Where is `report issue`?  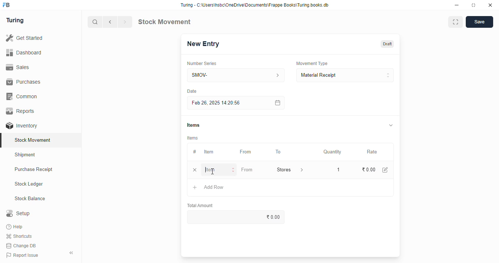
report issue is located at coordinates (22, 255).